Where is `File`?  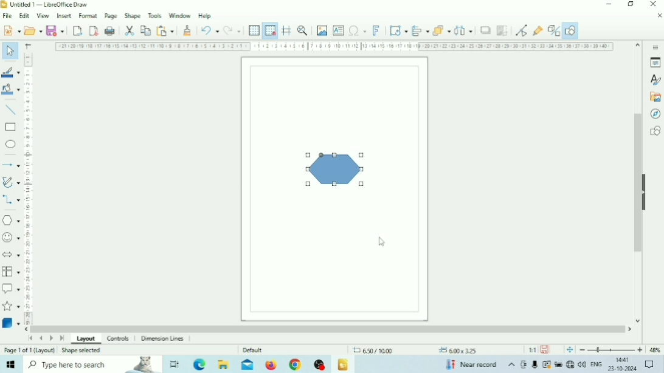
File is located at coordinates (8, 16).